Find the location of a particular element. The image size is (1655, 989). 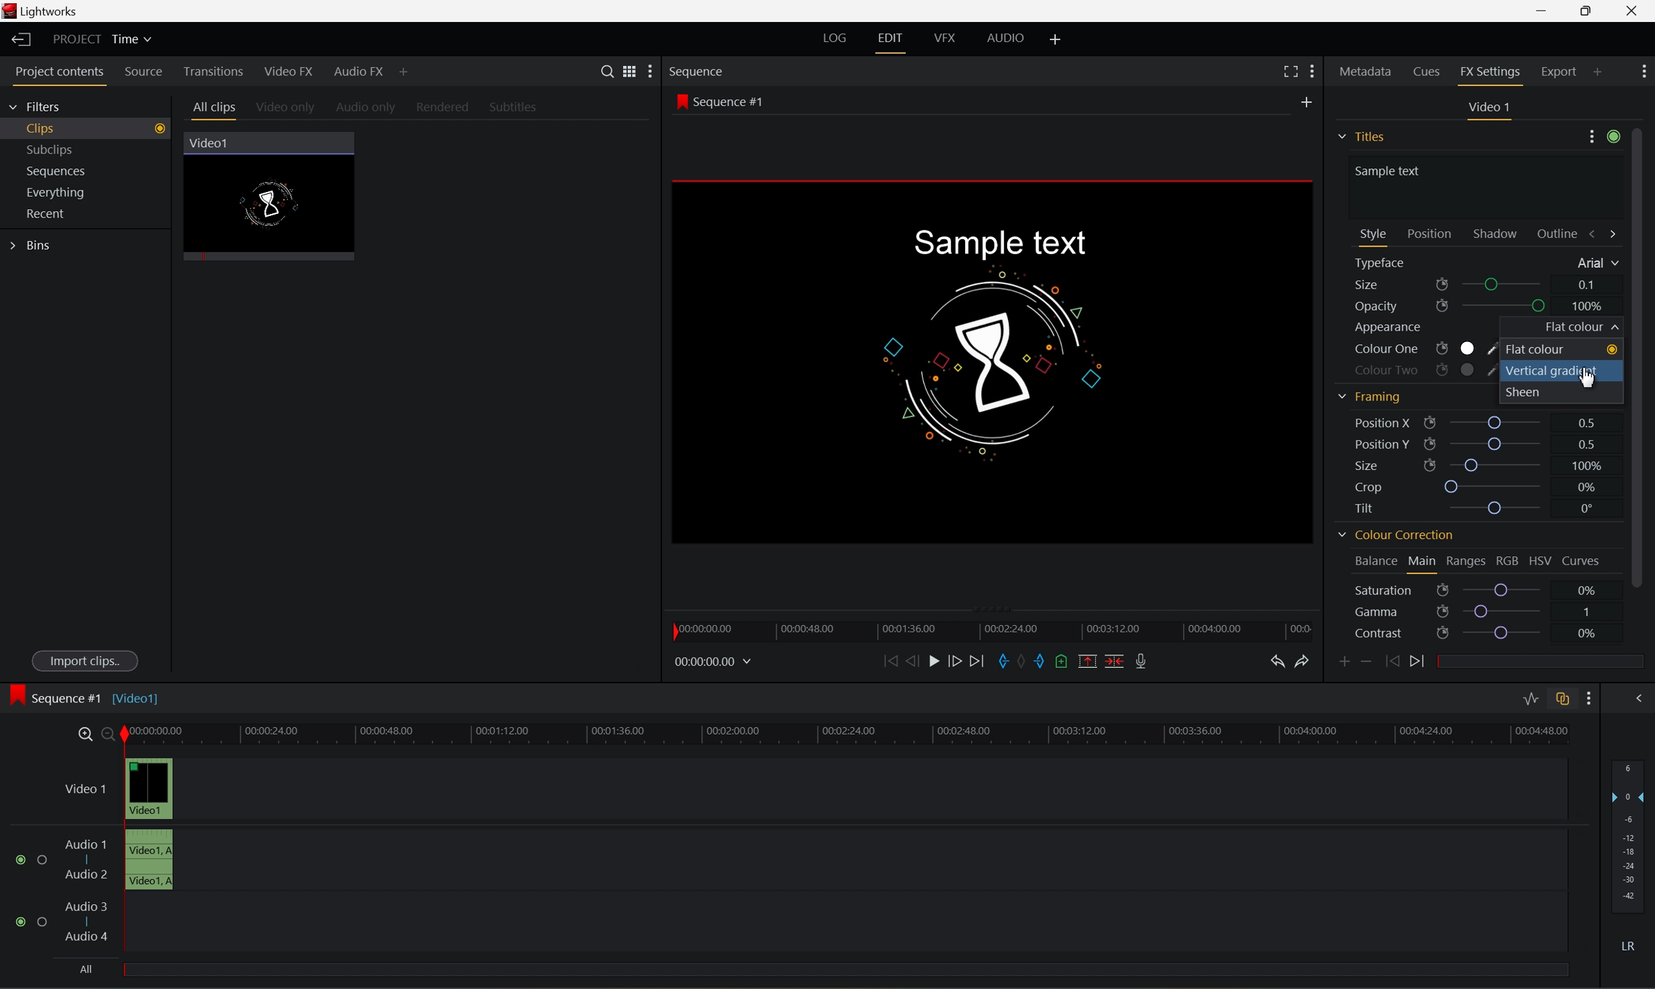

colour one is located at coordinates (1420, 350).